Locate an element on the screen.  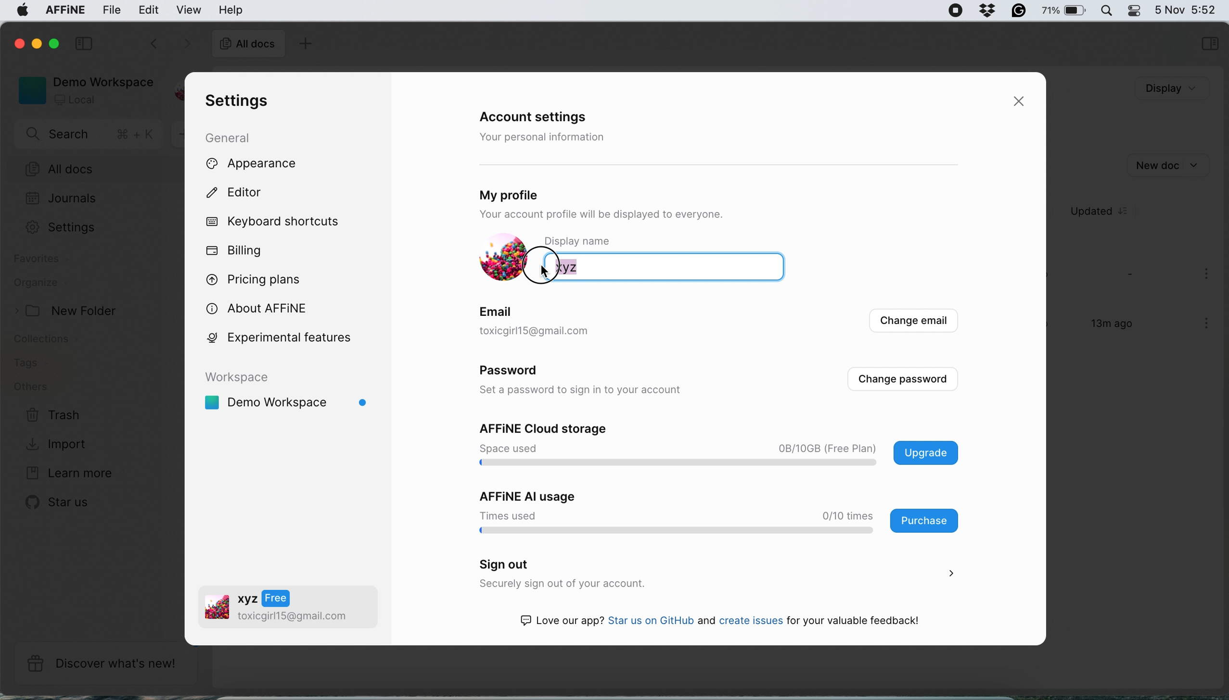
affine is located at coordinates (63, 12).